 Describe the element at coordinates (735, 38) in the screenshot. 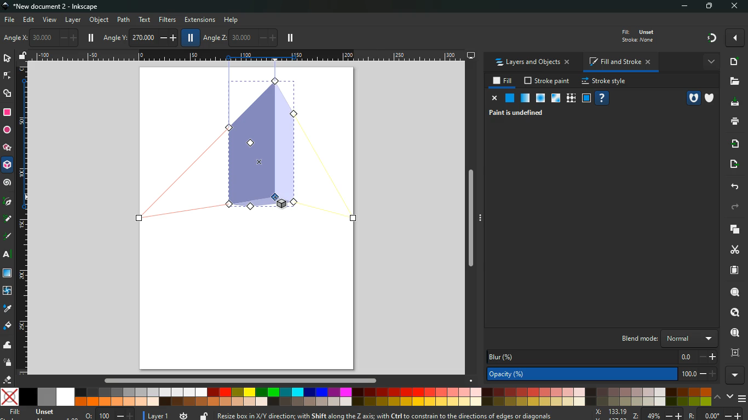

I see `more` at that location.